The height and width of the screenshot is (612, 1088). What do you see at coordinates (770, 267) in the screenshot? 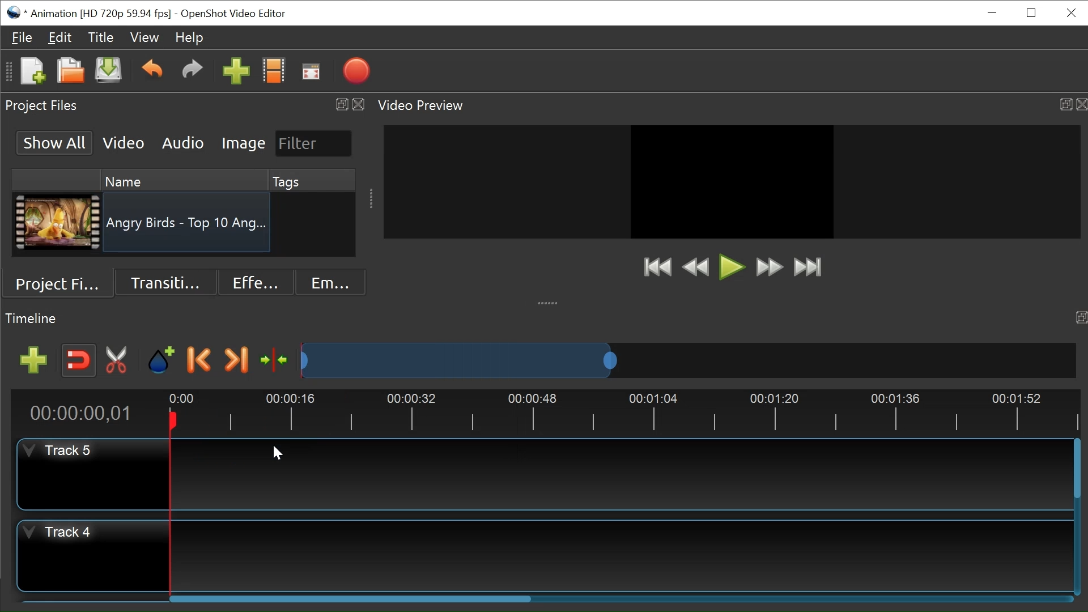
I see `Fast Forward` at bounding box center [770, 267].